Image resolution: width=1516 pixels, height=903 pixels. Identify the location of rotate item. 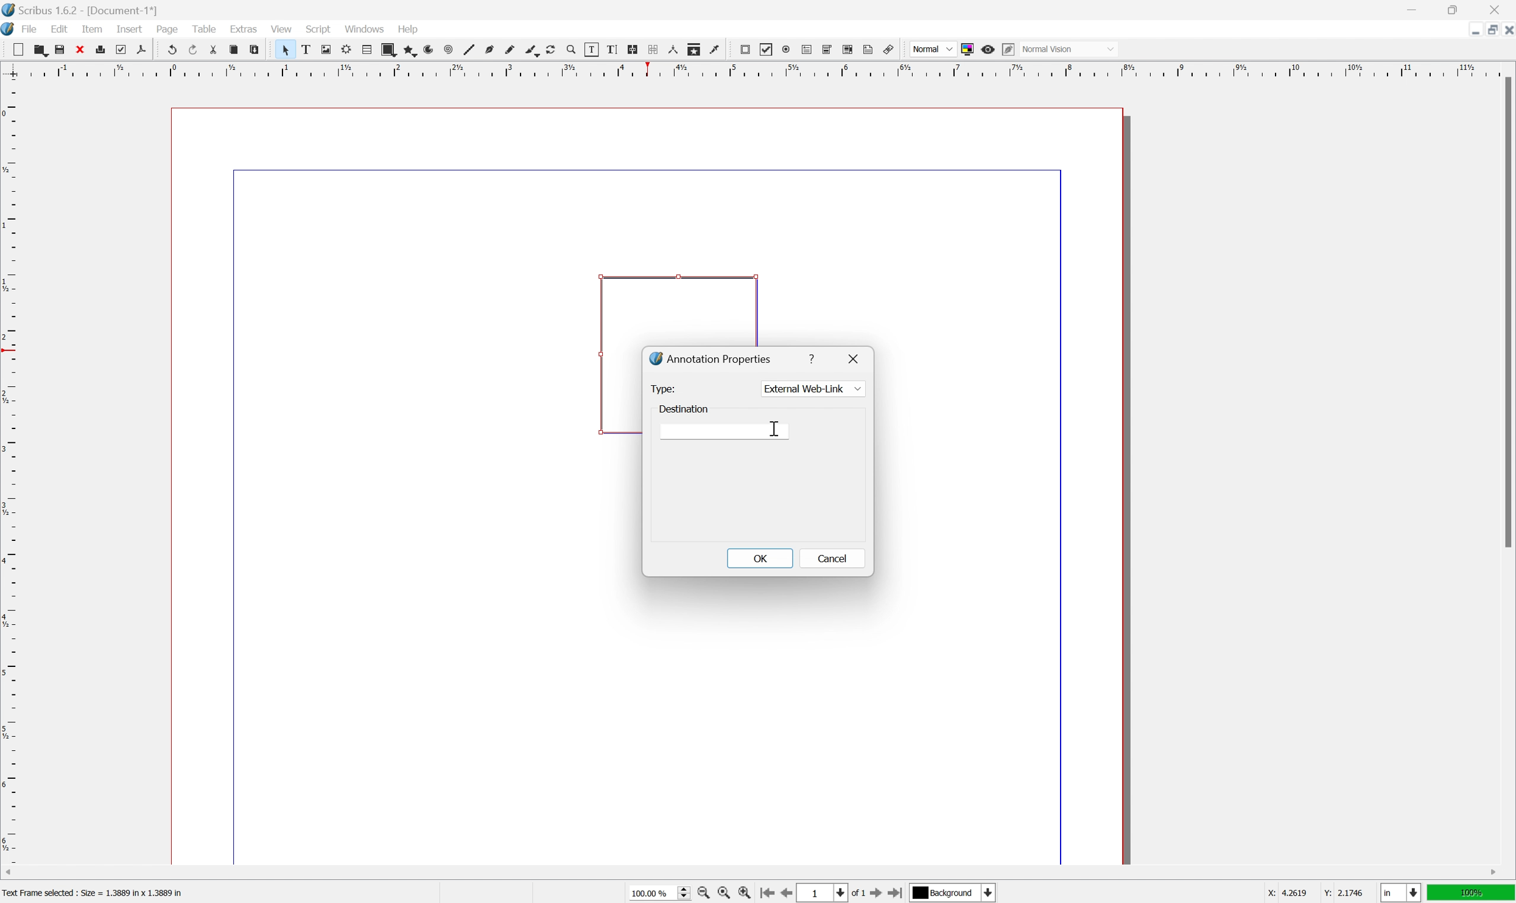
(552, 50).